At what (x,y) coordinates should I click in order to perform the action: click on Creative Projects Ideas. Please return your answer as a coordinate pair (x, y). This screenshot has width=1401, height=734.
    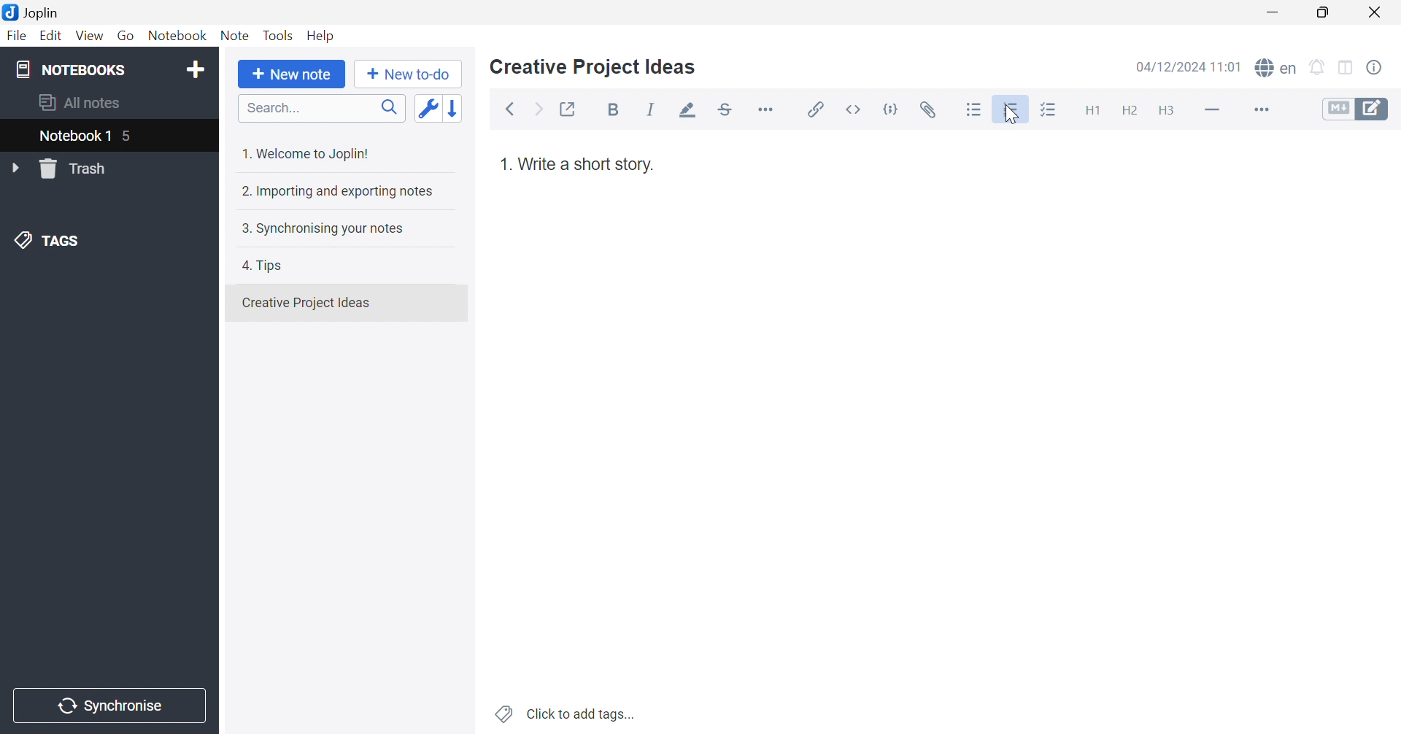
    Looking at the image, I should click on (306, 303).